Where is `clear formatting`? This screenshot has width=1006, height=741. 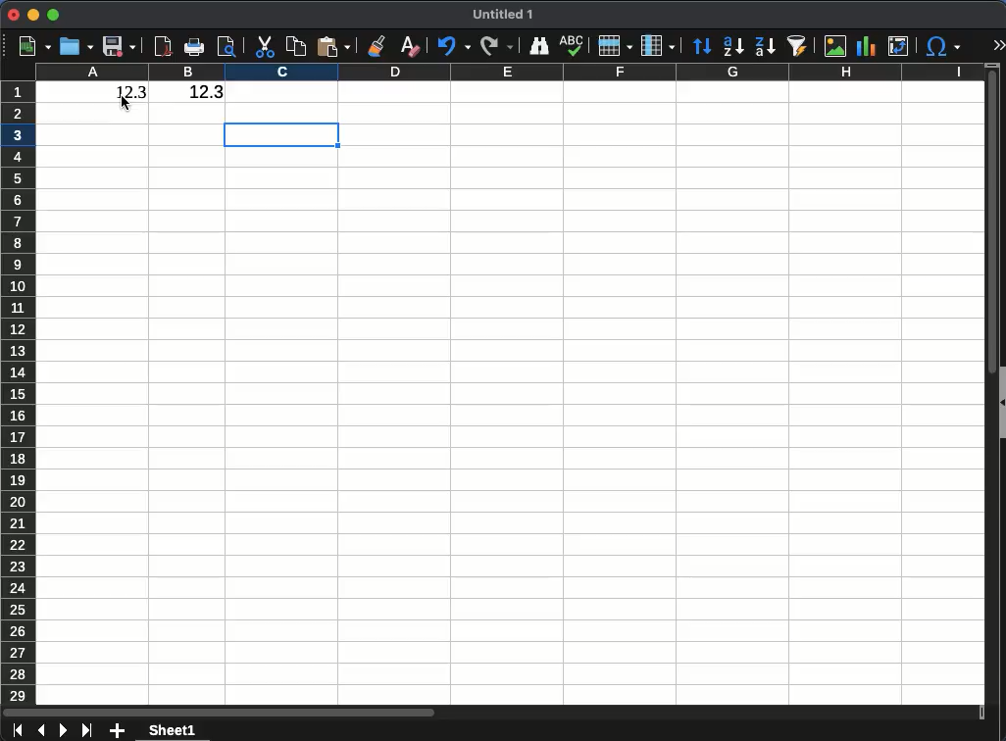
clear formatting is located at coordinates (409, 49).